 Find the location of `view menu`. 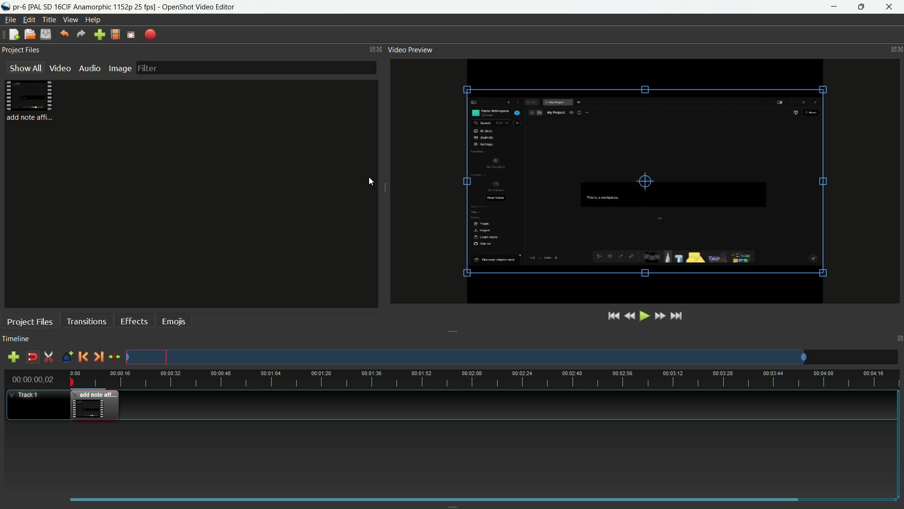

view menu is located at coordinates (70, 20).